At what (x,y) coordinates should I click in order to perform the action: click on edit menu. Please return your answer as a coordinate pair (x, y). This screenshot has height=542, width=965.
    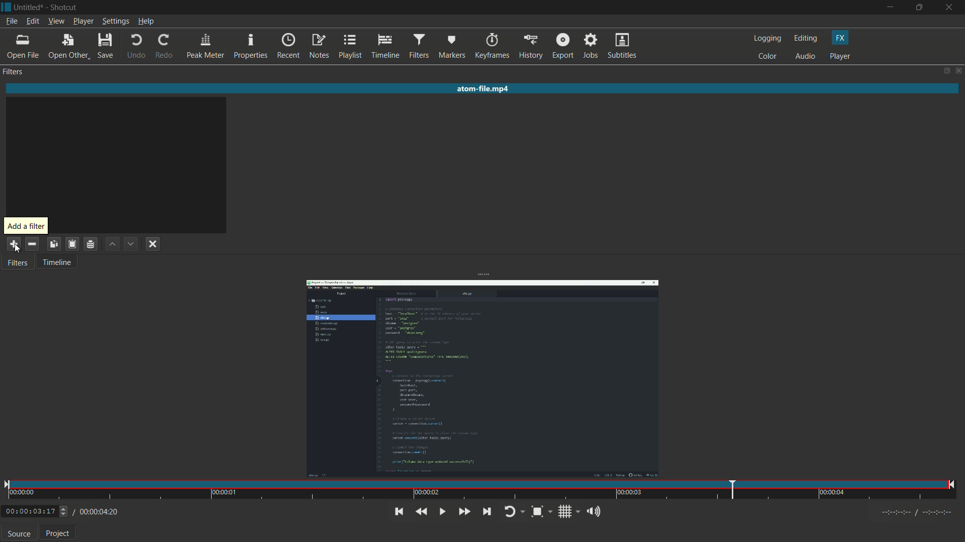
    Looking at the image, I should click on (32, 21).